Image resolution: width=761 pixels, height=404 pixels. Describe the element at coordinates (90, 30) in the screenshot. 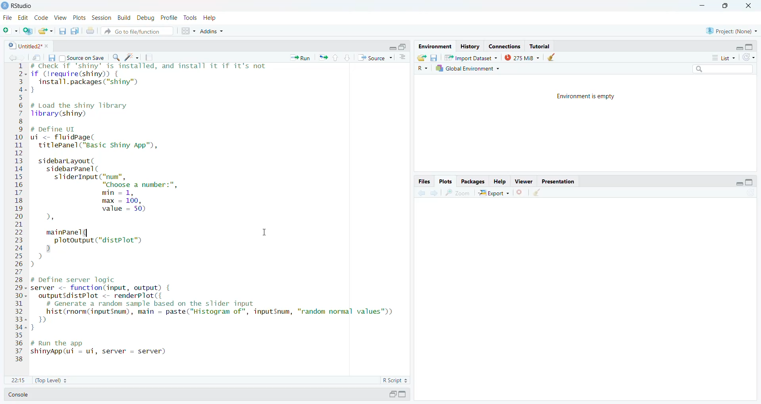

I see `print` at that location.